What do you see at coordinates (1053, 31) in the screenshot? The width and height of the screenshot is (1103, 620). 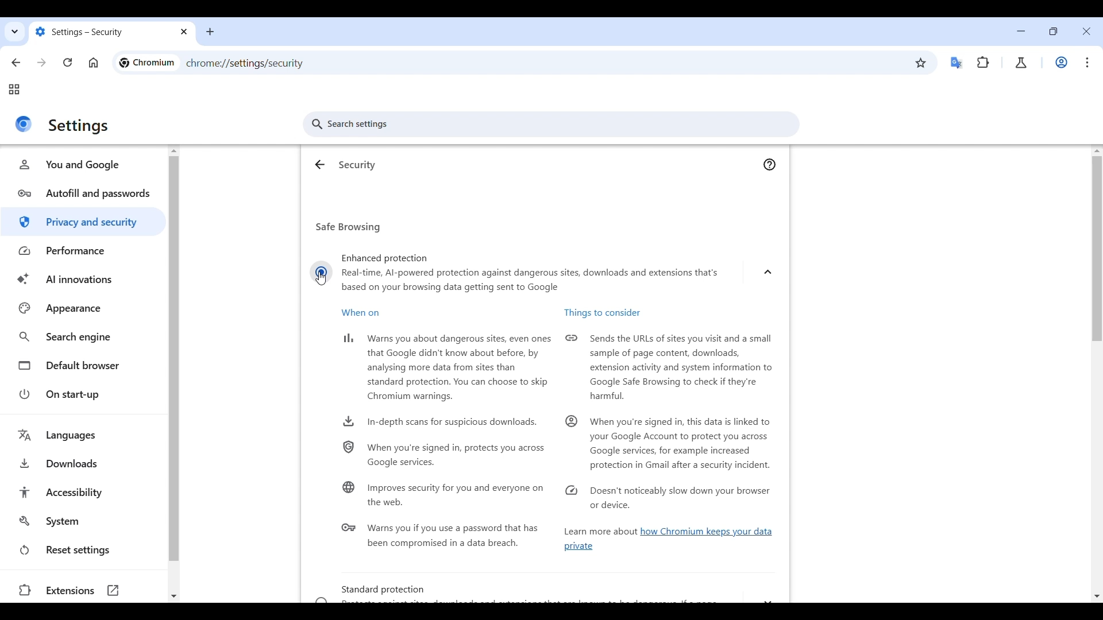 I see `Show interface in smaller tab` at bounding box center [1053, 31].